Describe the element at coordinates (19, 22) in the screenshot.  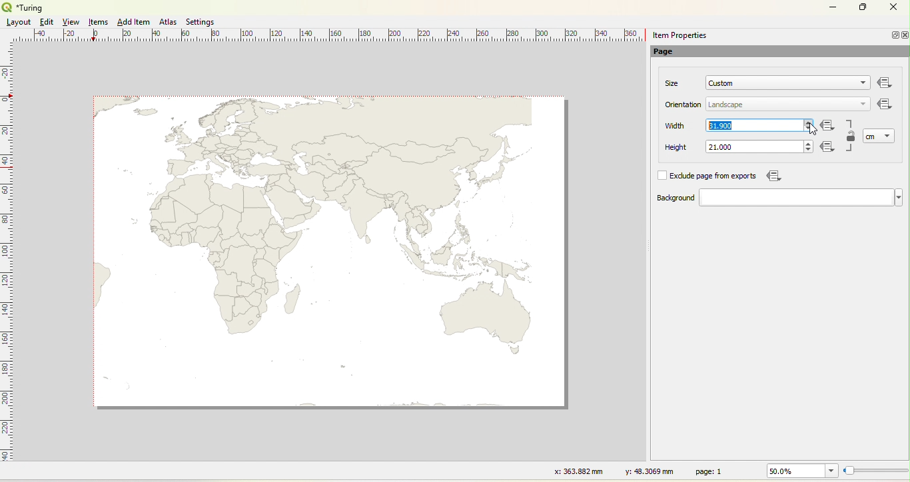
I see `Layout` at that location.